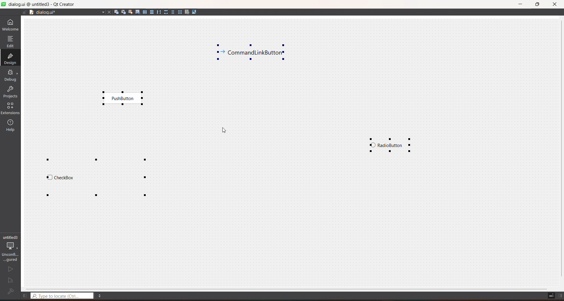 Image resolution: width=564 pixels, height=301 pixels. What do you see at coordinates (144, 12) in the screenshot?
I see `layout horizontally` at bounding box center [144, 12].